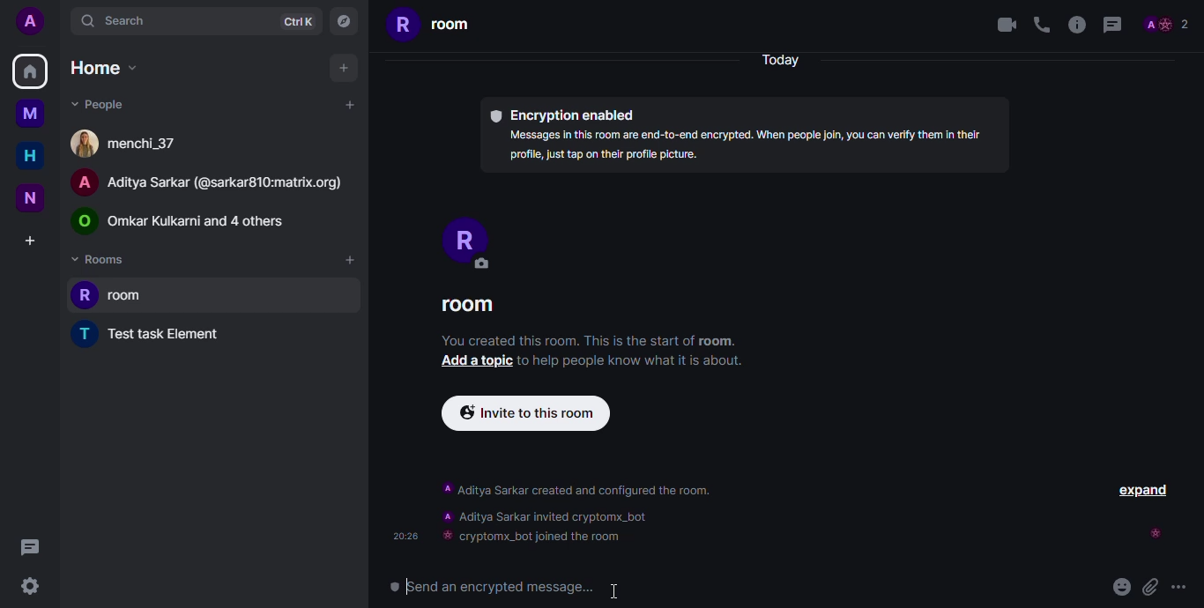  What do you see at coordinates (596, 491) in the screenshot?
I see `Aditya Sarkar created and configured the room.` at bounding box center [596, 491].